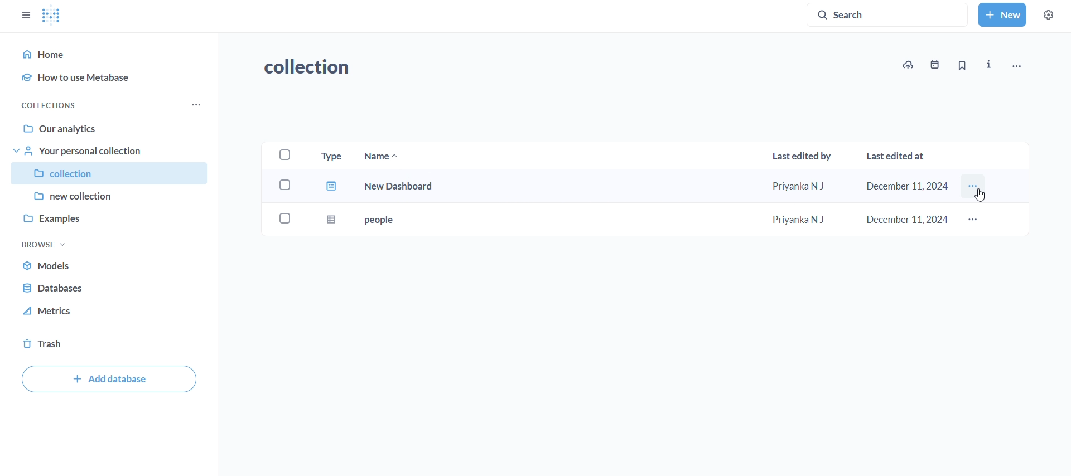 Image resolution: width=1071 pixels, height=476 pixels. What do you see at coordinates (974, 190) in the screenshot?
I see `more ` at bounding box center [974, 190].